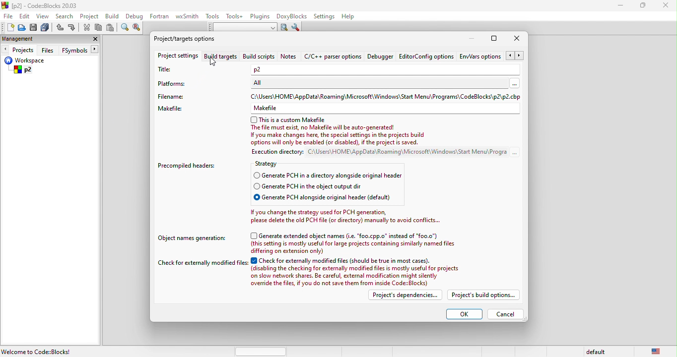 This screenshot has width=677, height=357. What do you see at coordinates (177, 57) in the screenshot?
I see `project settings` at bounding box center [177, 57].